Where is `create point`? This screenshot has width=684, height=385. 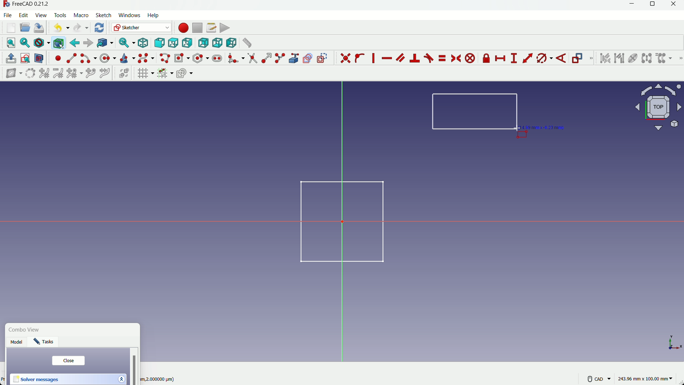
create point is located at coordinates (58, 58).